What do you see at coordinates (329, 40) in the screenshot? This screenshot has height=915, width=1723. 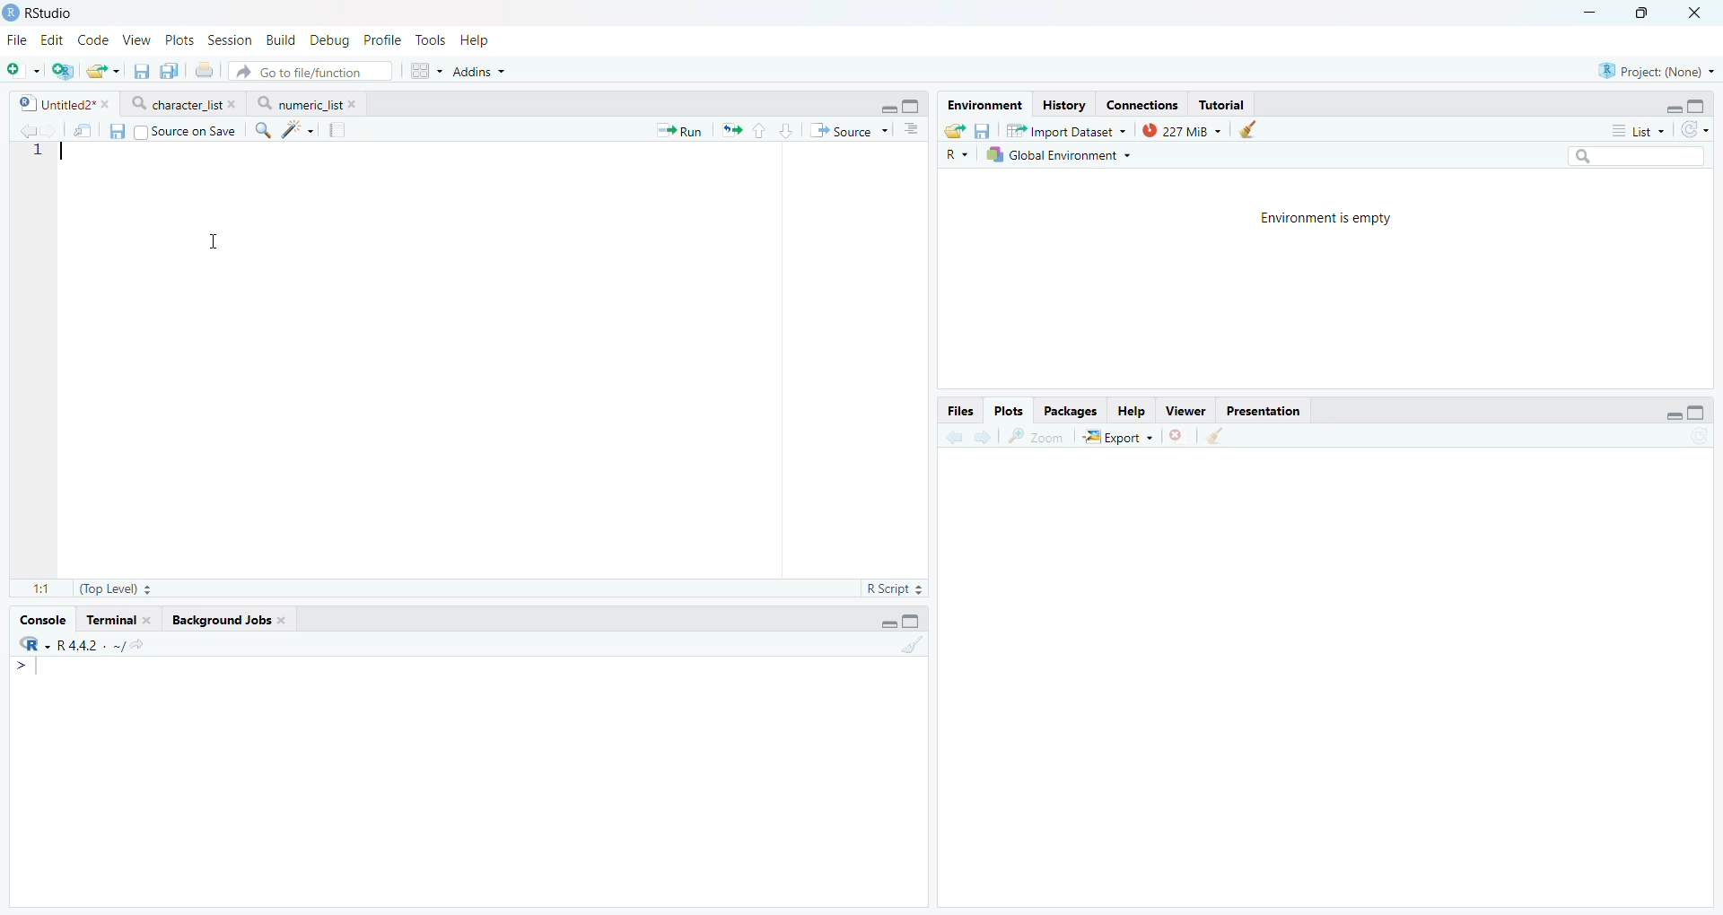 I see `Debug` at bounding box center [329, 40].